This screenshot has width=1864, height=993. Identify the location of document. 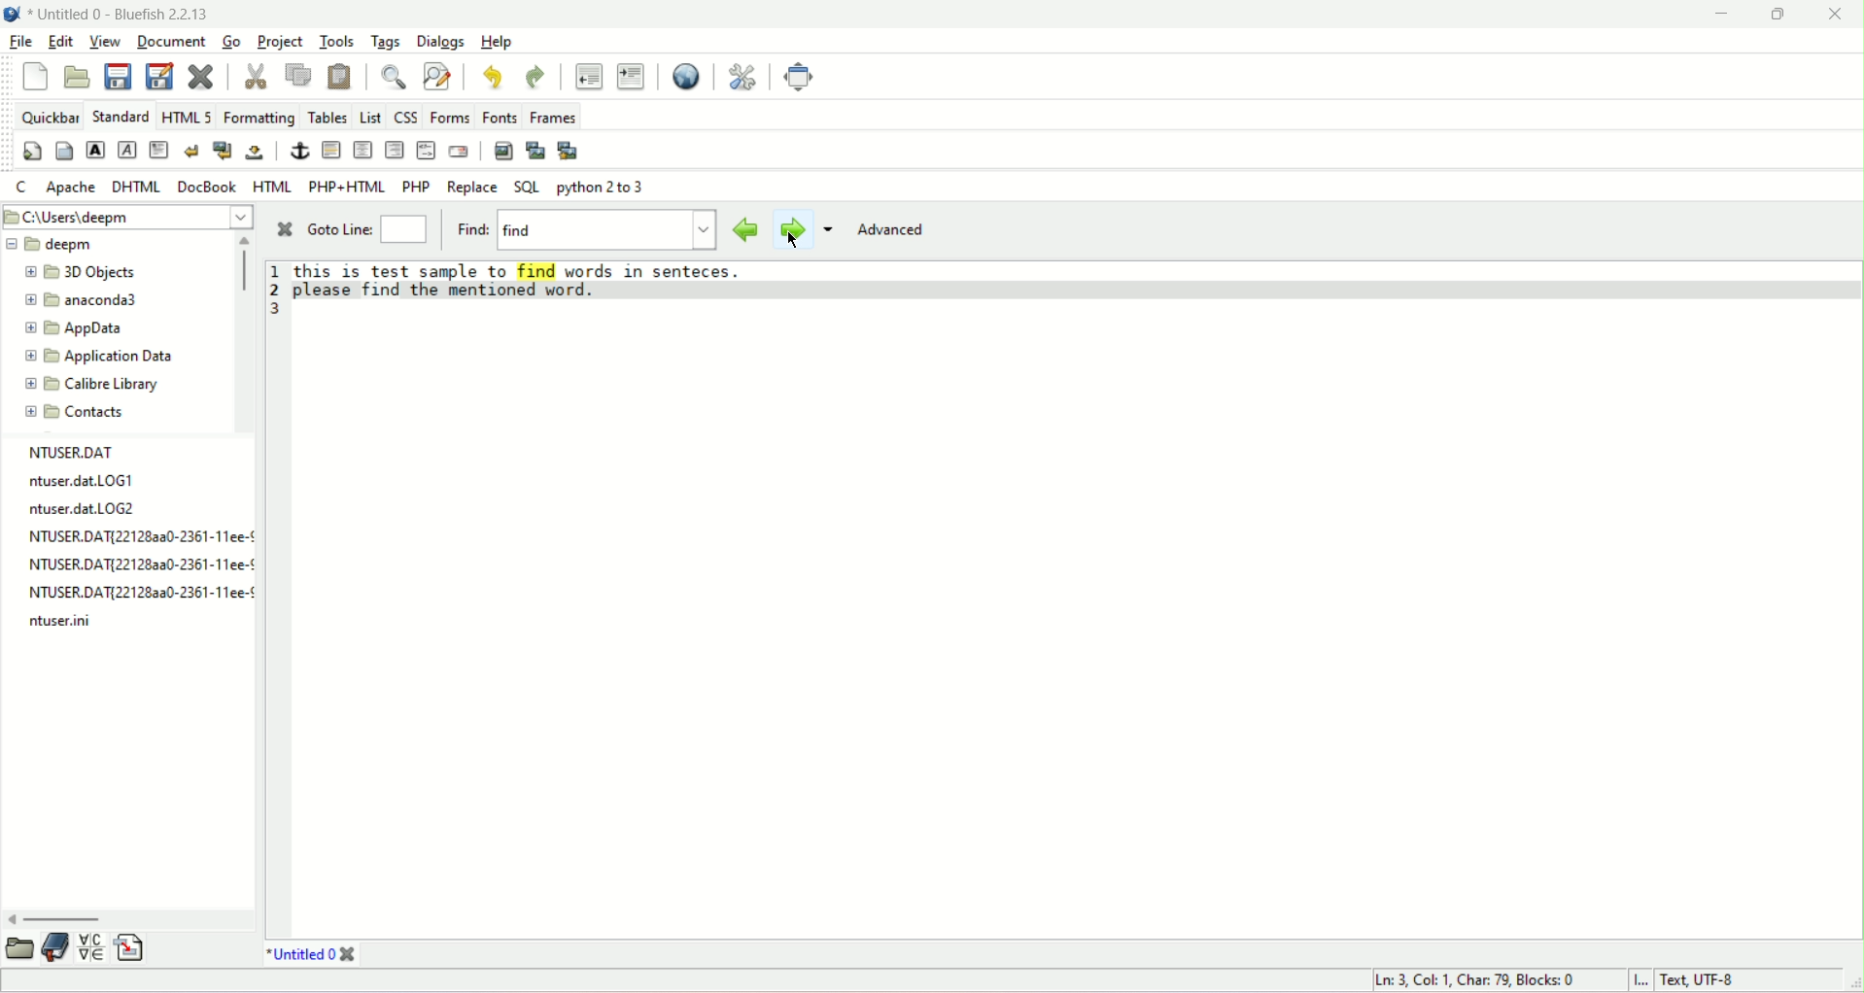
(170, 41).